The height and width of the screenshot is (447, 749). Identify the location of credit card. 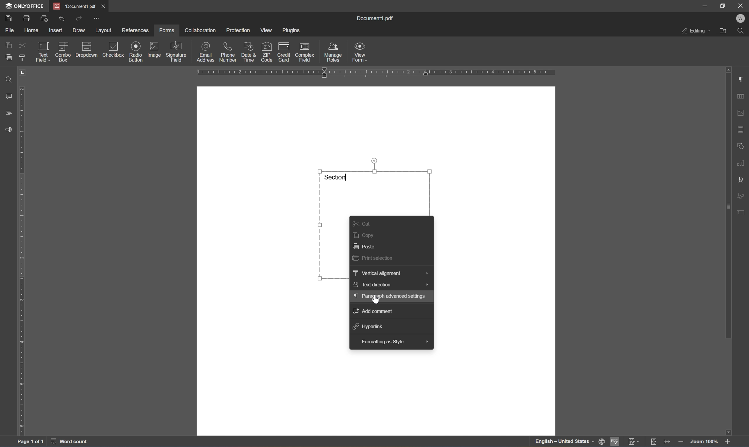
(284, 52).